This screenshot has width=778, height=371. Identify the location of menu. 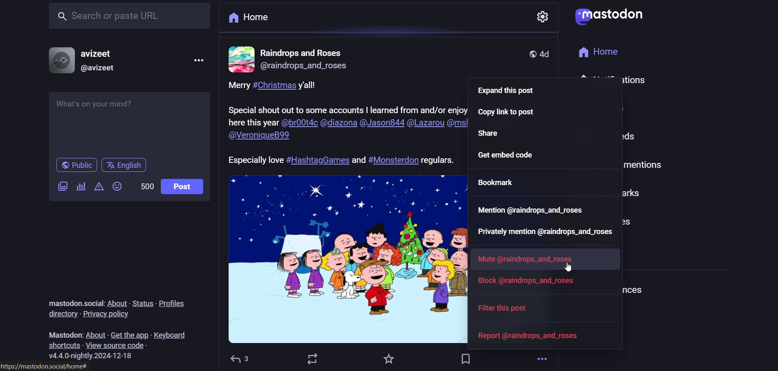
(200, 59).